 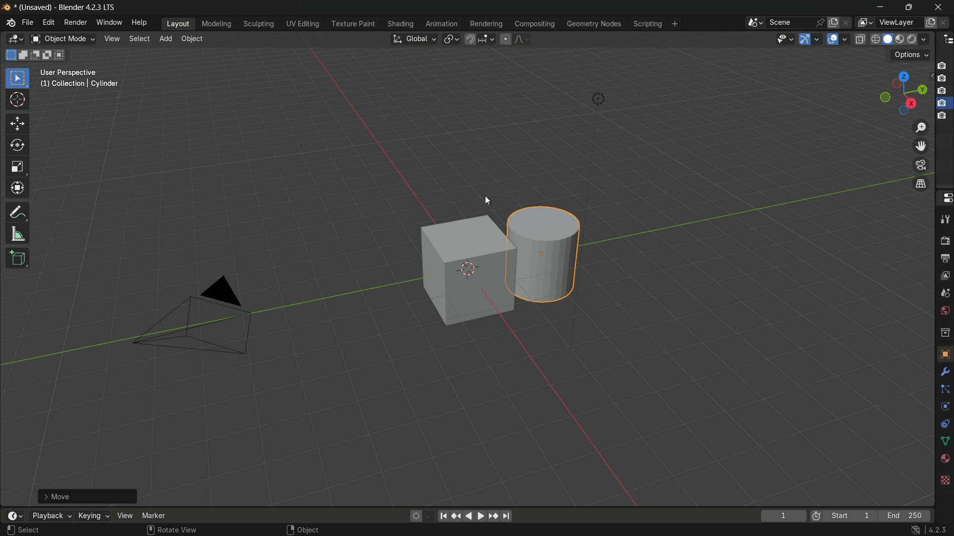 I want to click on proportional editing object, so click(x=505, y=39).